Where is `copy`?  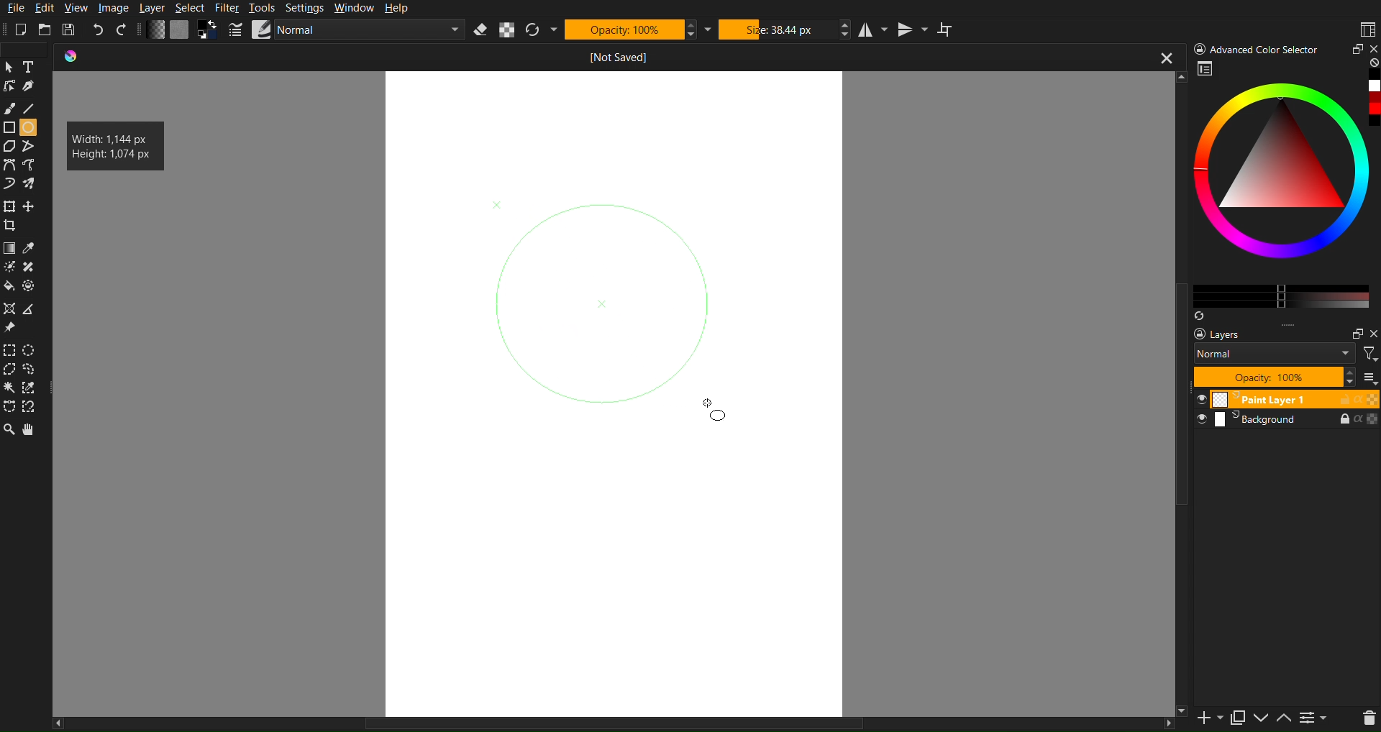 copy is located at coordinates (1235, 719).